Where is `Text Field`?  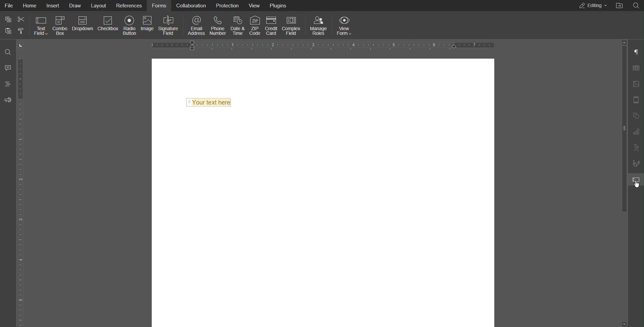
Text Field is located at coordinates (209, 103).